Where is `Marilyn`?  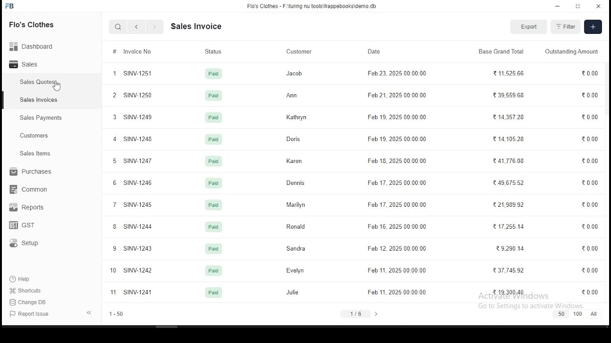 Marilyn is located at coordinates (298, 205).